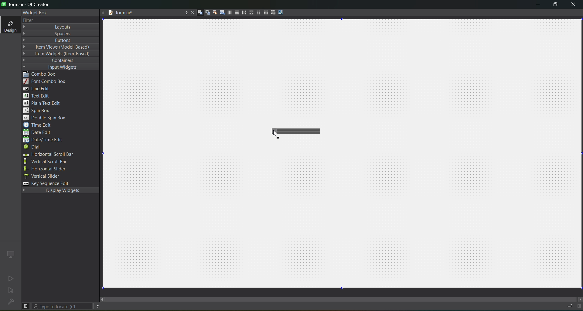  Describe the element at coordinates (9, 25) in the screenshot. I see `design` at that location.